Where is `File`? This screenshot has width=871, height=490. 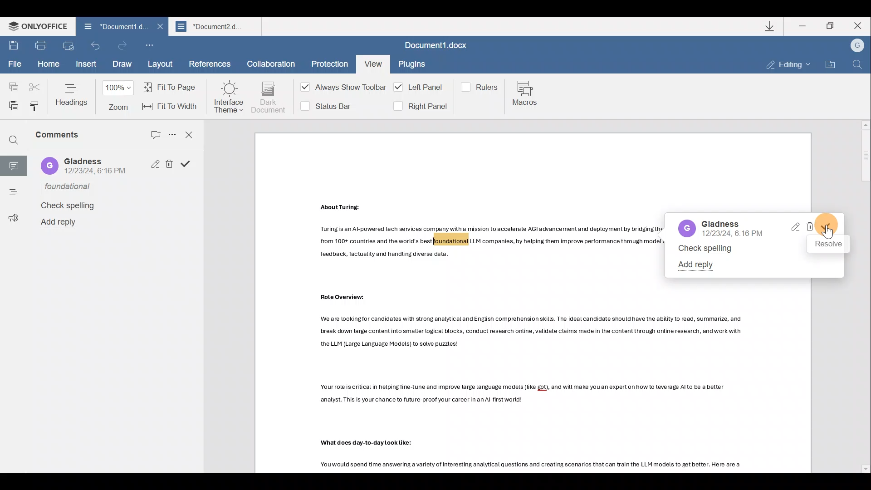
File is located at coordinates (14, 65).